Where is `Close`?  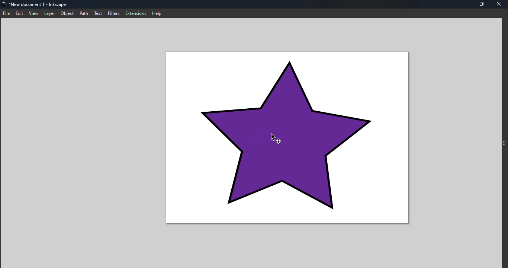 Close is located at coordinates (499, 4).